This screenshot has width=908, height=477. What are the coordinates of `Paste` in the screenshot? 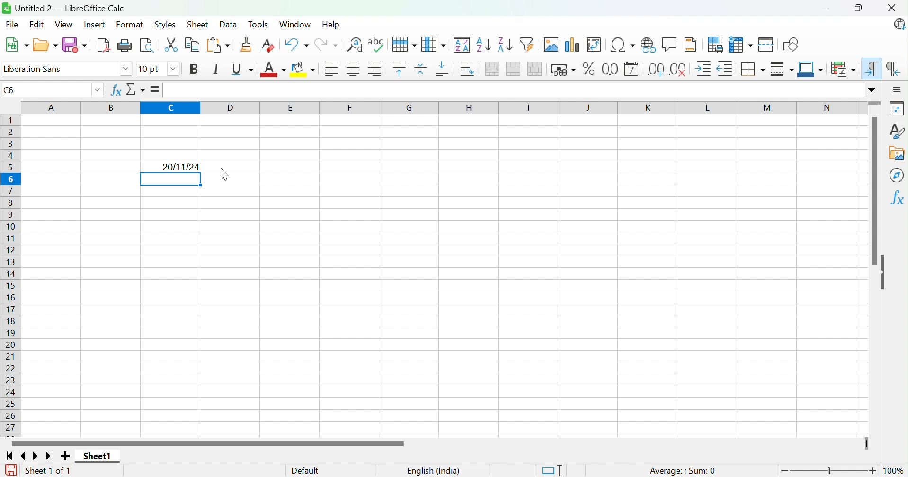 It's located at (217, 44).